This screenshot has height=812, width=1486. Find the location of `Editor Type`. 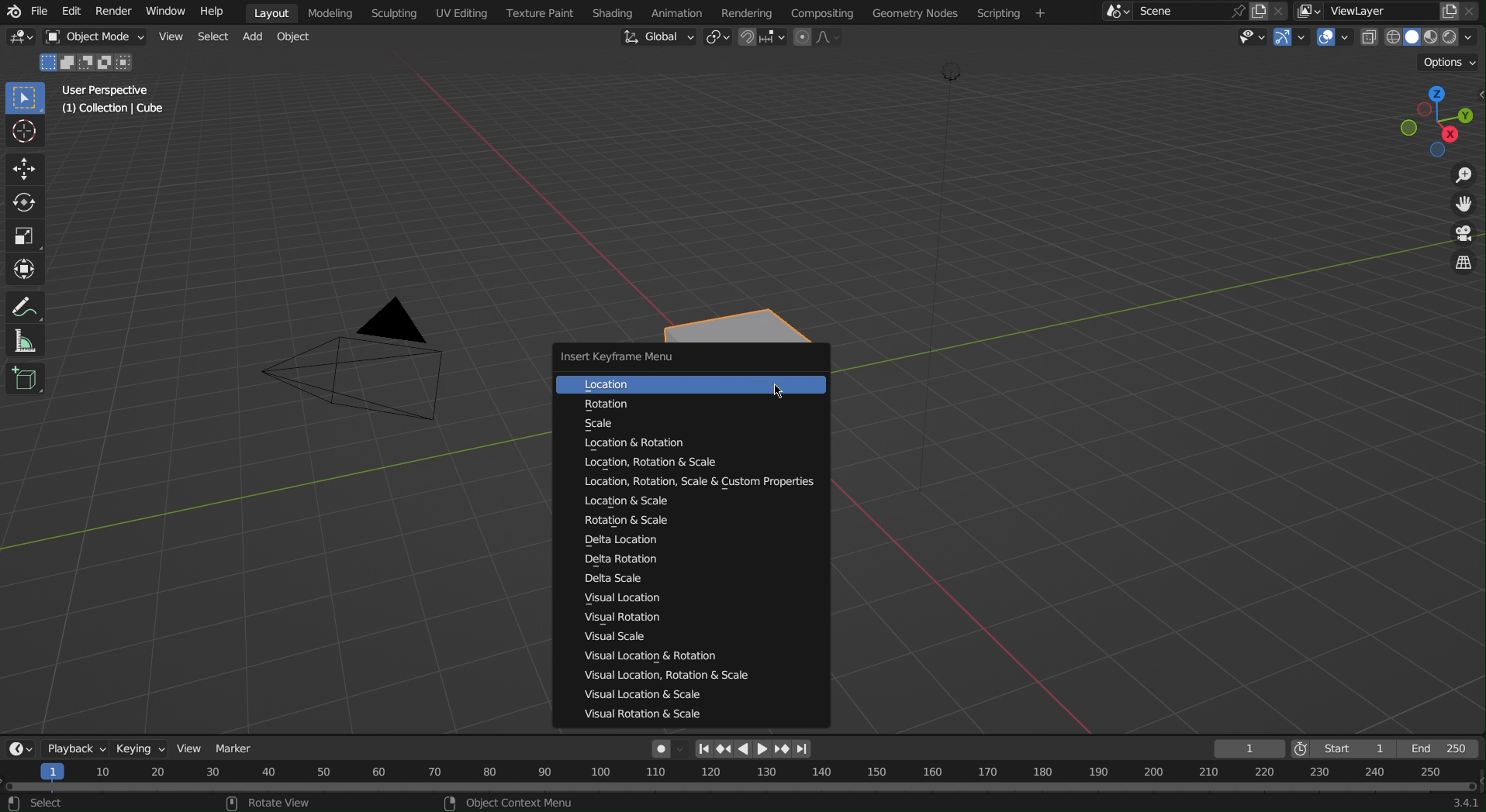

Editor Type is located at coordinates (20, 749).